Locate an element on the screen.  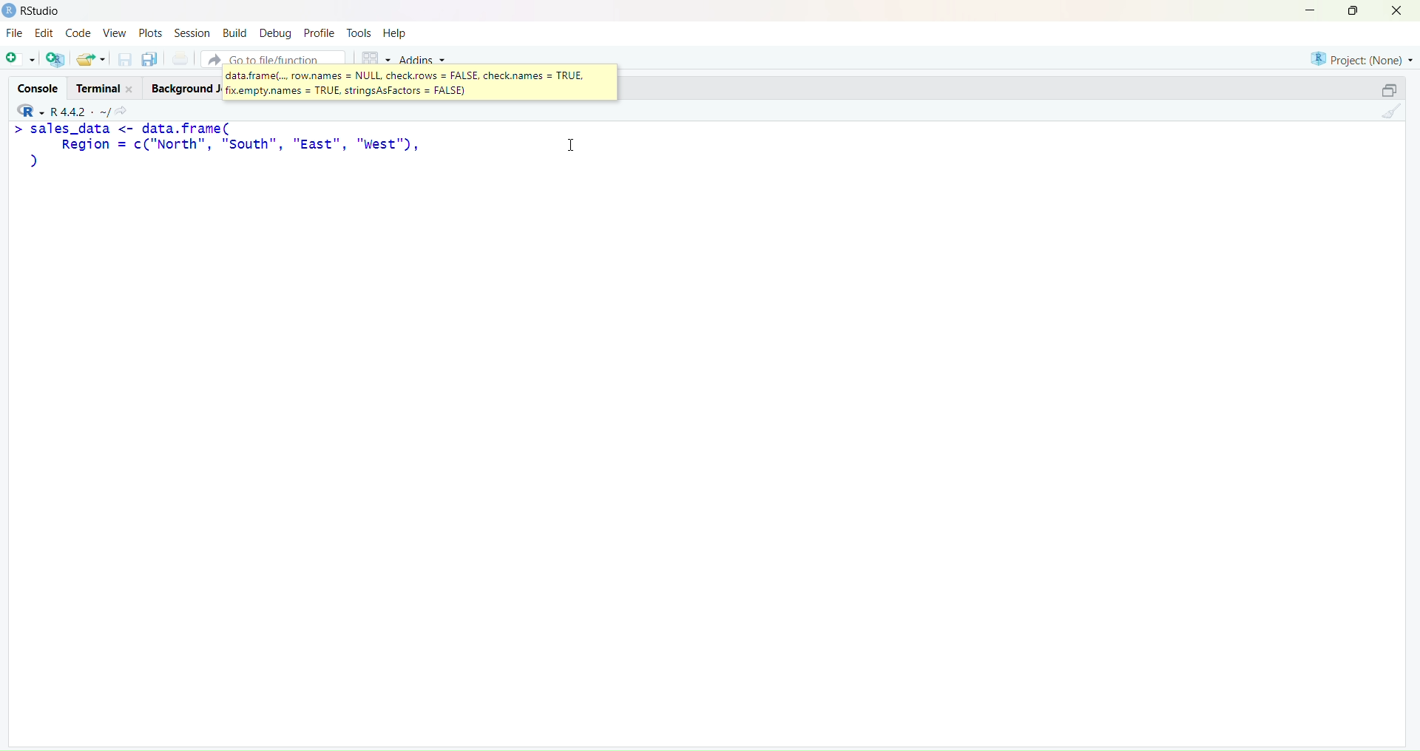
Debug is located at coordinates (275, 33).